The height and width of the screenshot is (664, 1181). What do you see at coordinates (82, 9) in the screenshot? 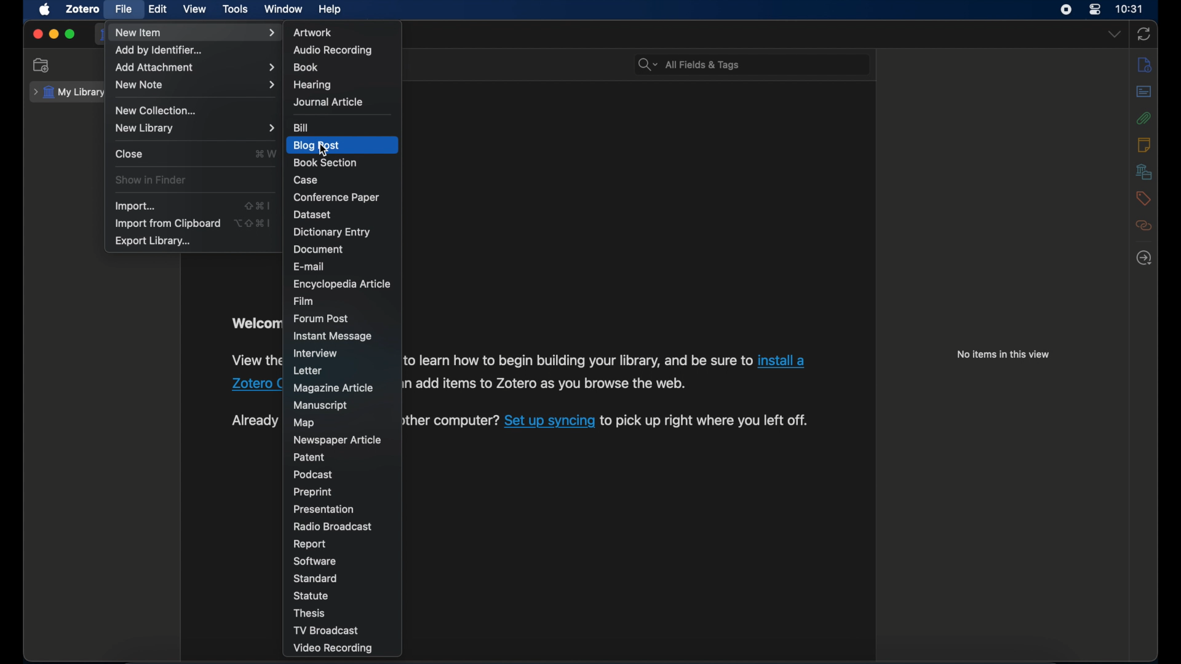
I see `zotero` at bounding box center [82, 9].